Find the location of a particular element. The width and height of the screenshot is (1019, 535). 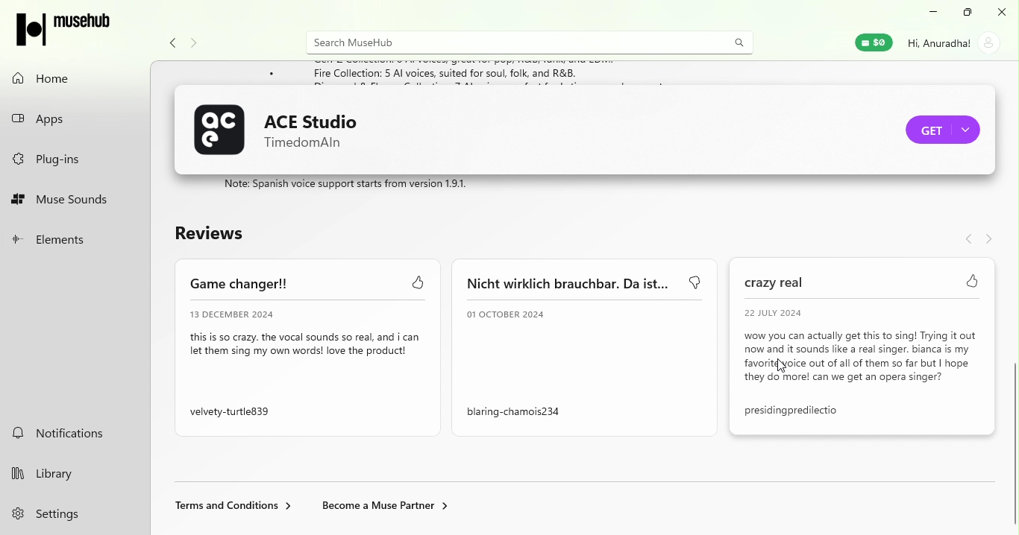

cursor is located at coordinates (1008, 522).